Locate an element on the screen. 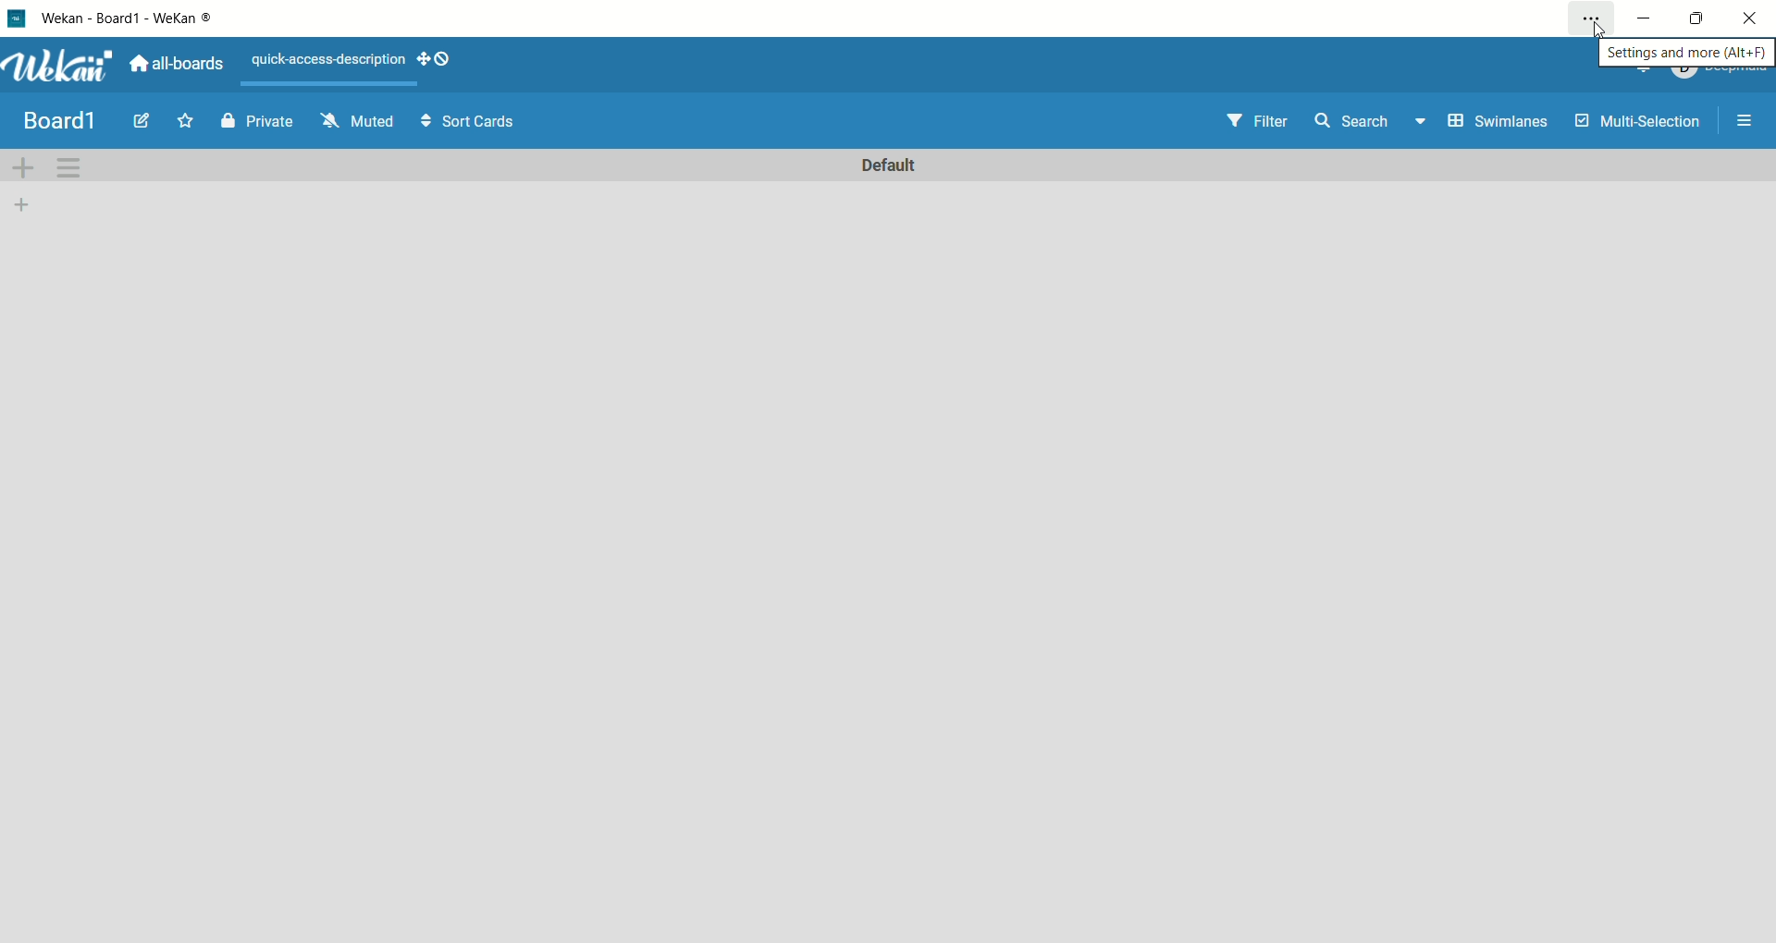  add list is located at coordinates (30, 205).